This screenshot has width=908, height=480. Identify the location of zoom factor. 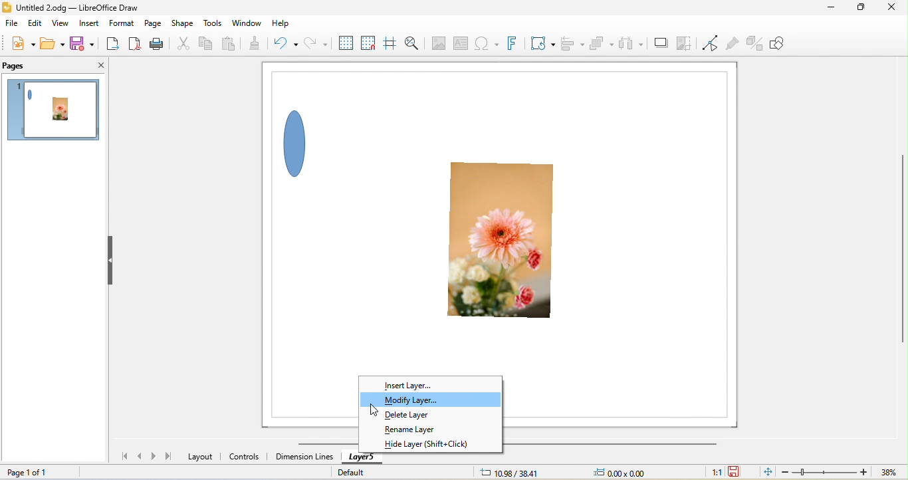
(889, 472).